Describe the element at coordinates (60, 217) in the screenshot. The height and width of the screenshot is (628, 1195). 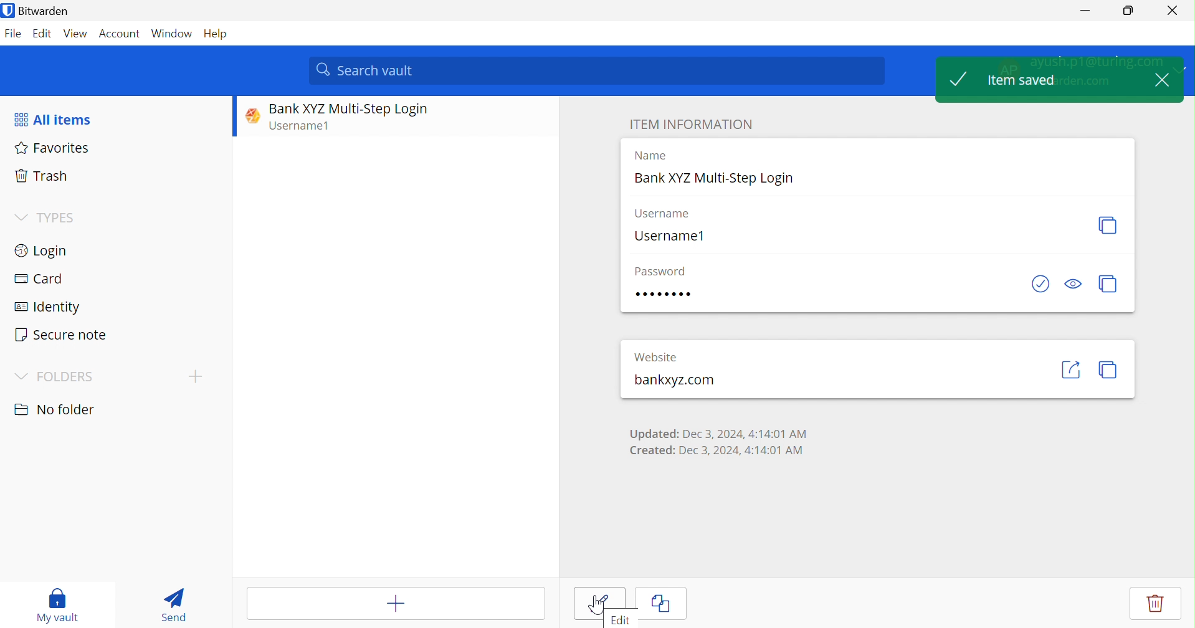
I see `TYPES` at that location.